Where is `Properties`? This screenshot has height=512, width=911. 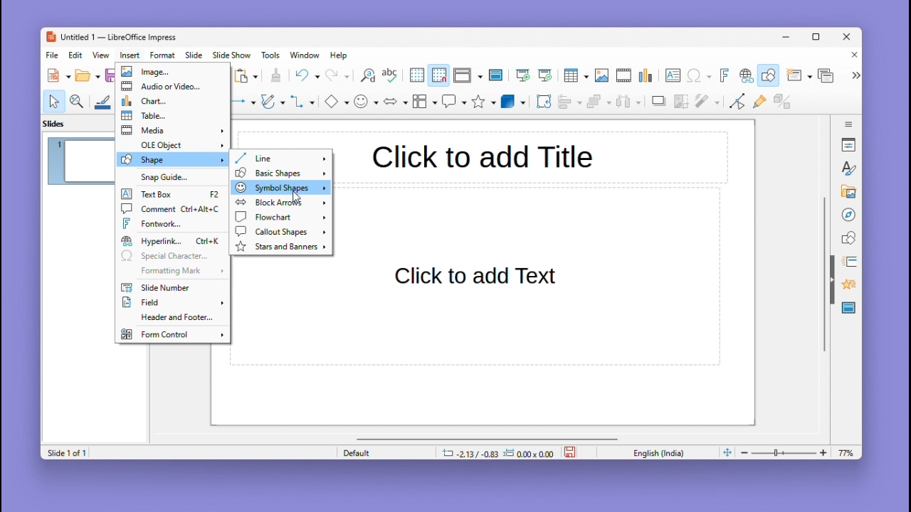 Properties is located at coordinates (850, 144).